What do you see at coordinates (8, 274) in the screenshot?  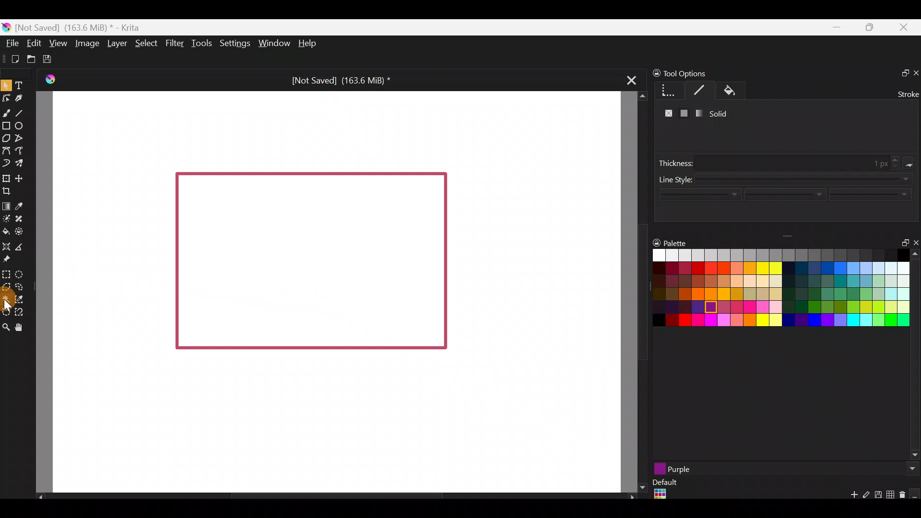 I see `Rectangular selection tool` at bounding box center [8, 274].